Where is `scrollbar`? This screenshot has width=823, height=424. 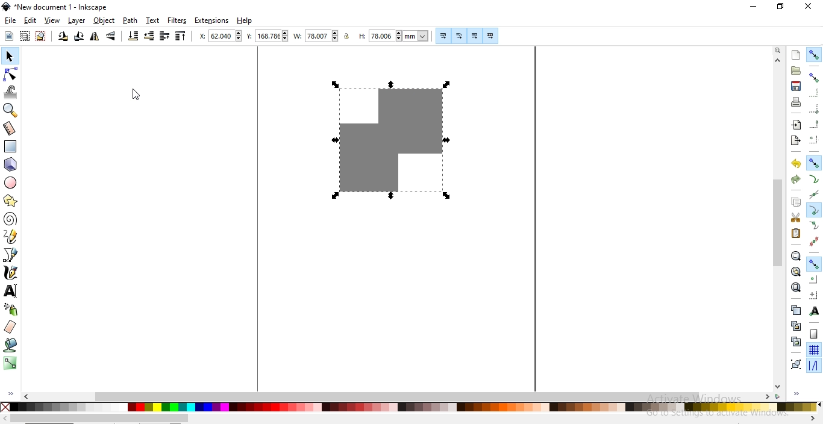
scrollbar is located at coordinates (778, 222).